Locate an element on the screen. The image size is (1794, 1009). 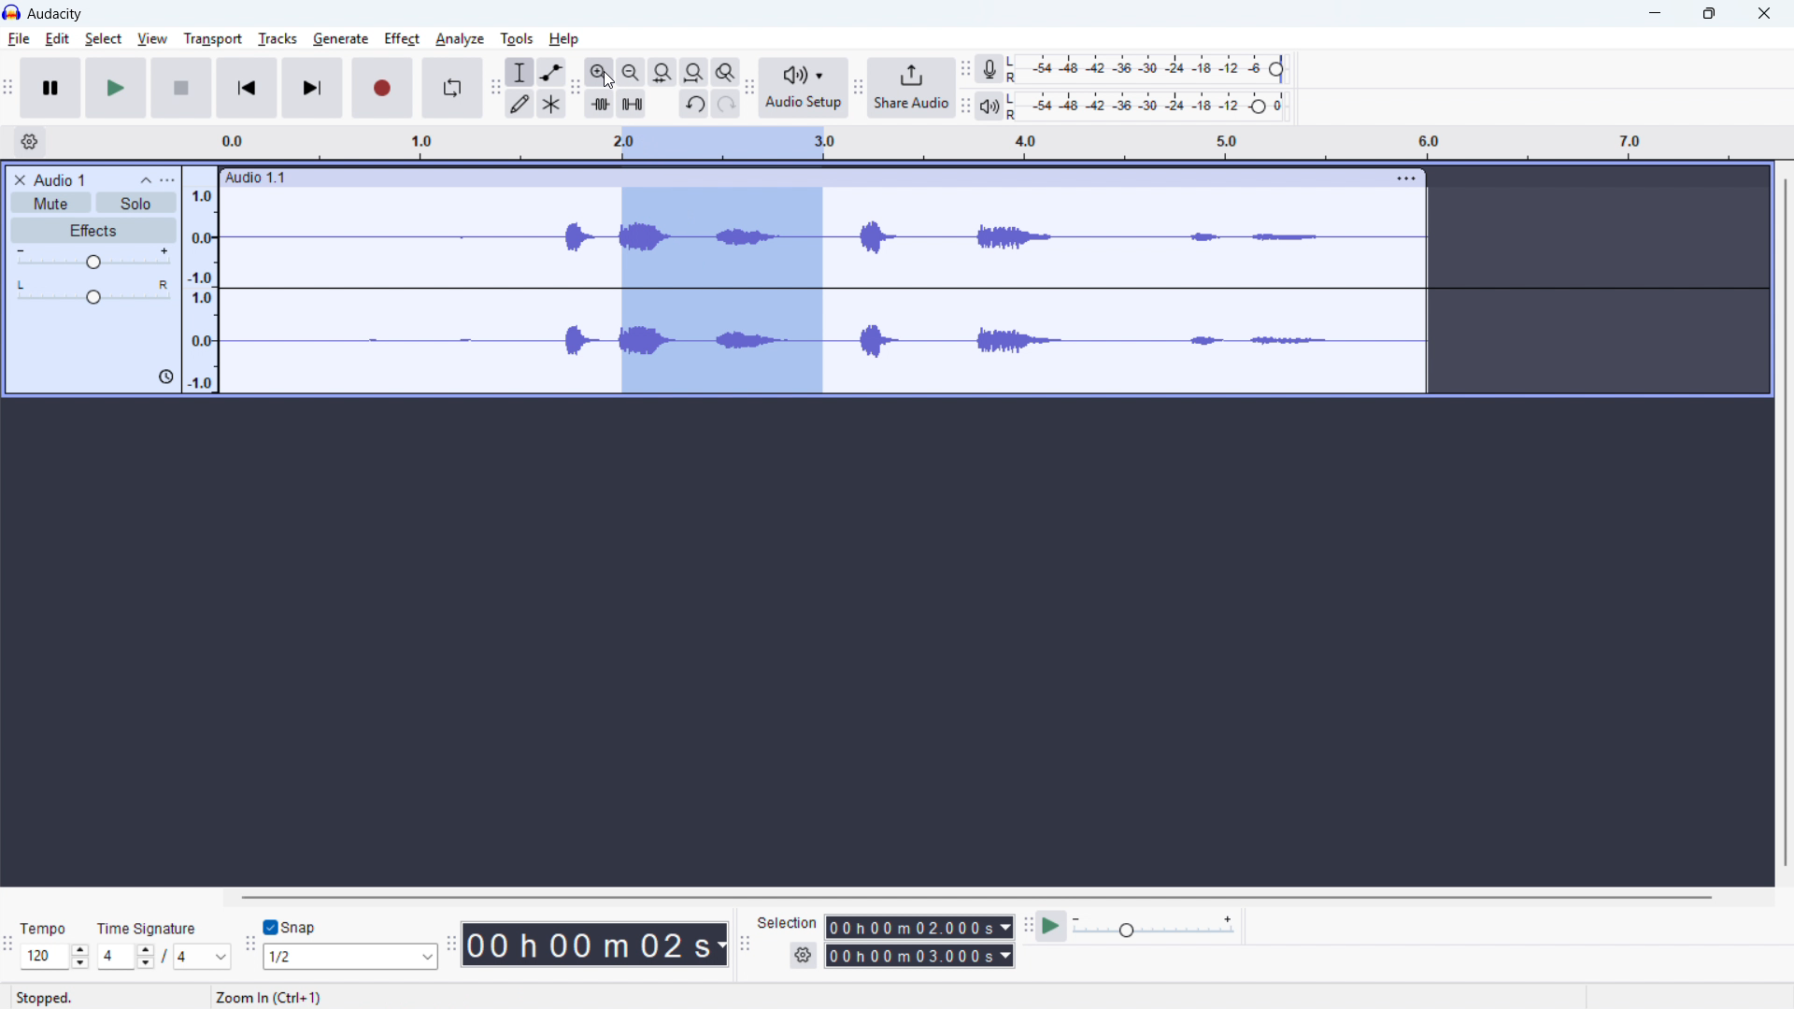
Selection end time is located at coordinates (922, 956).